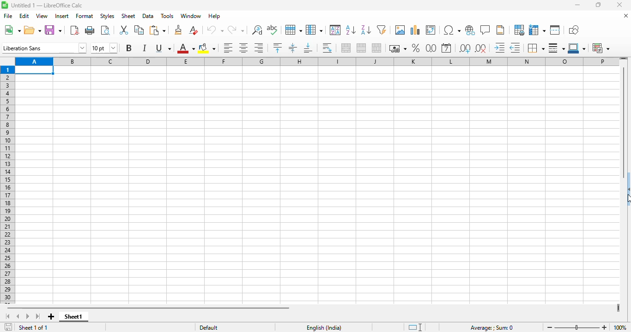  Describe the element at coordinates (277, 47) in the screenshot. I see `align top` at that location.